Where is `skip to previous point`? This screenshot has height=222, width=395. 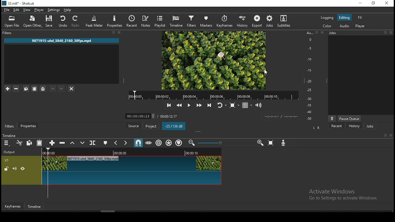 skip to previous point is located at coordinates (169, 105).